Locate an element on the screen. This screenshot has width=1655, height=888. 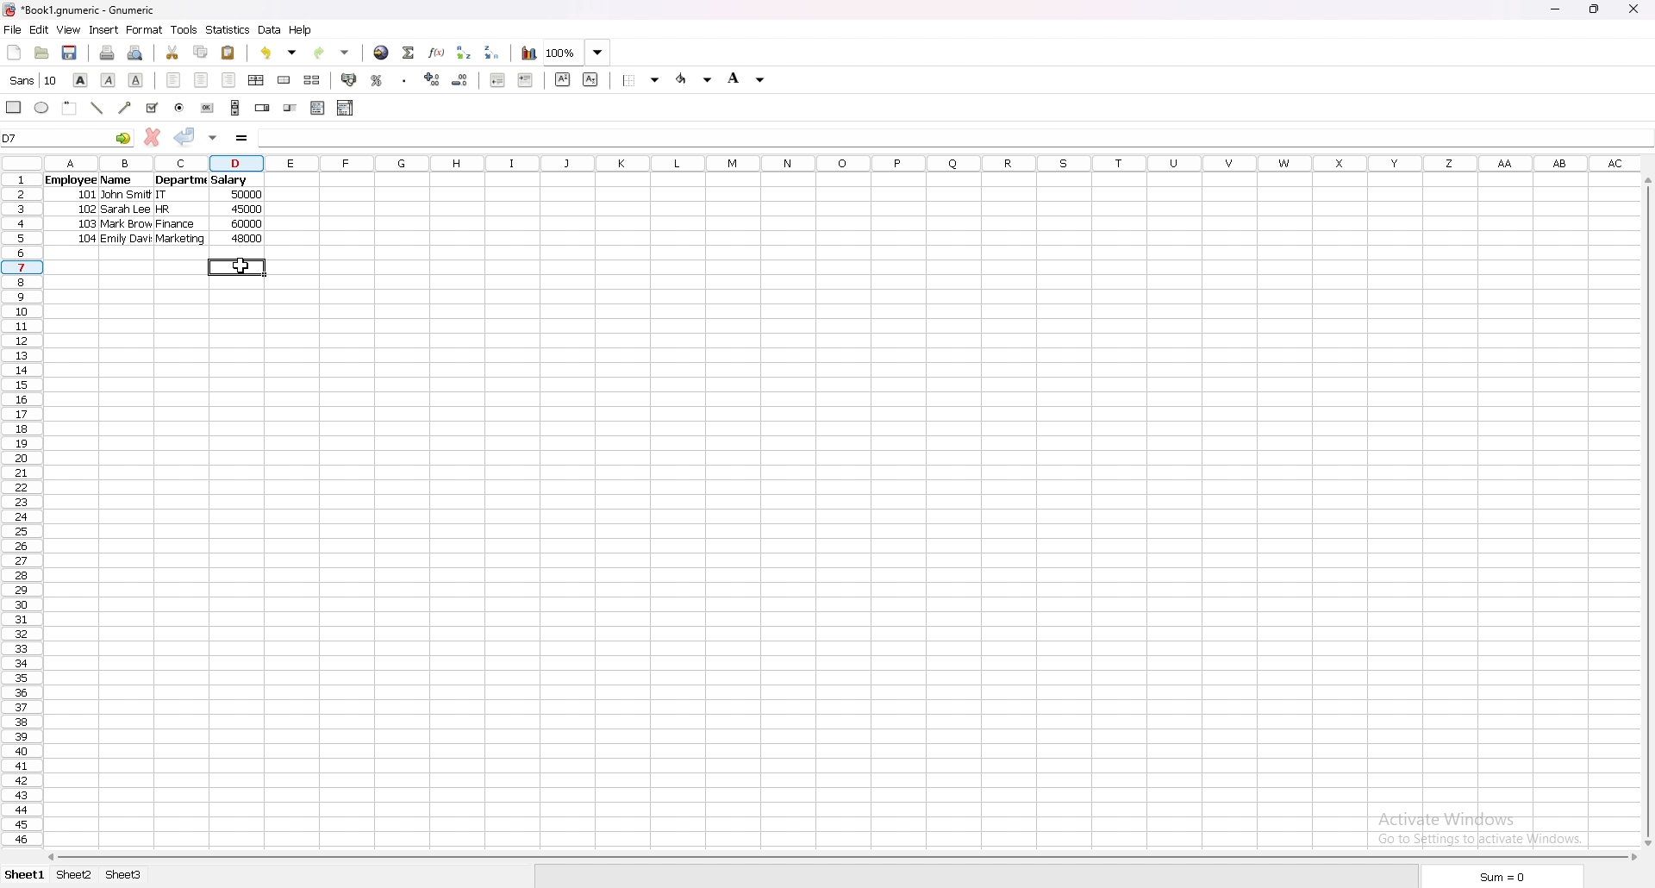
tickbox is located at coordinates (152, 108).